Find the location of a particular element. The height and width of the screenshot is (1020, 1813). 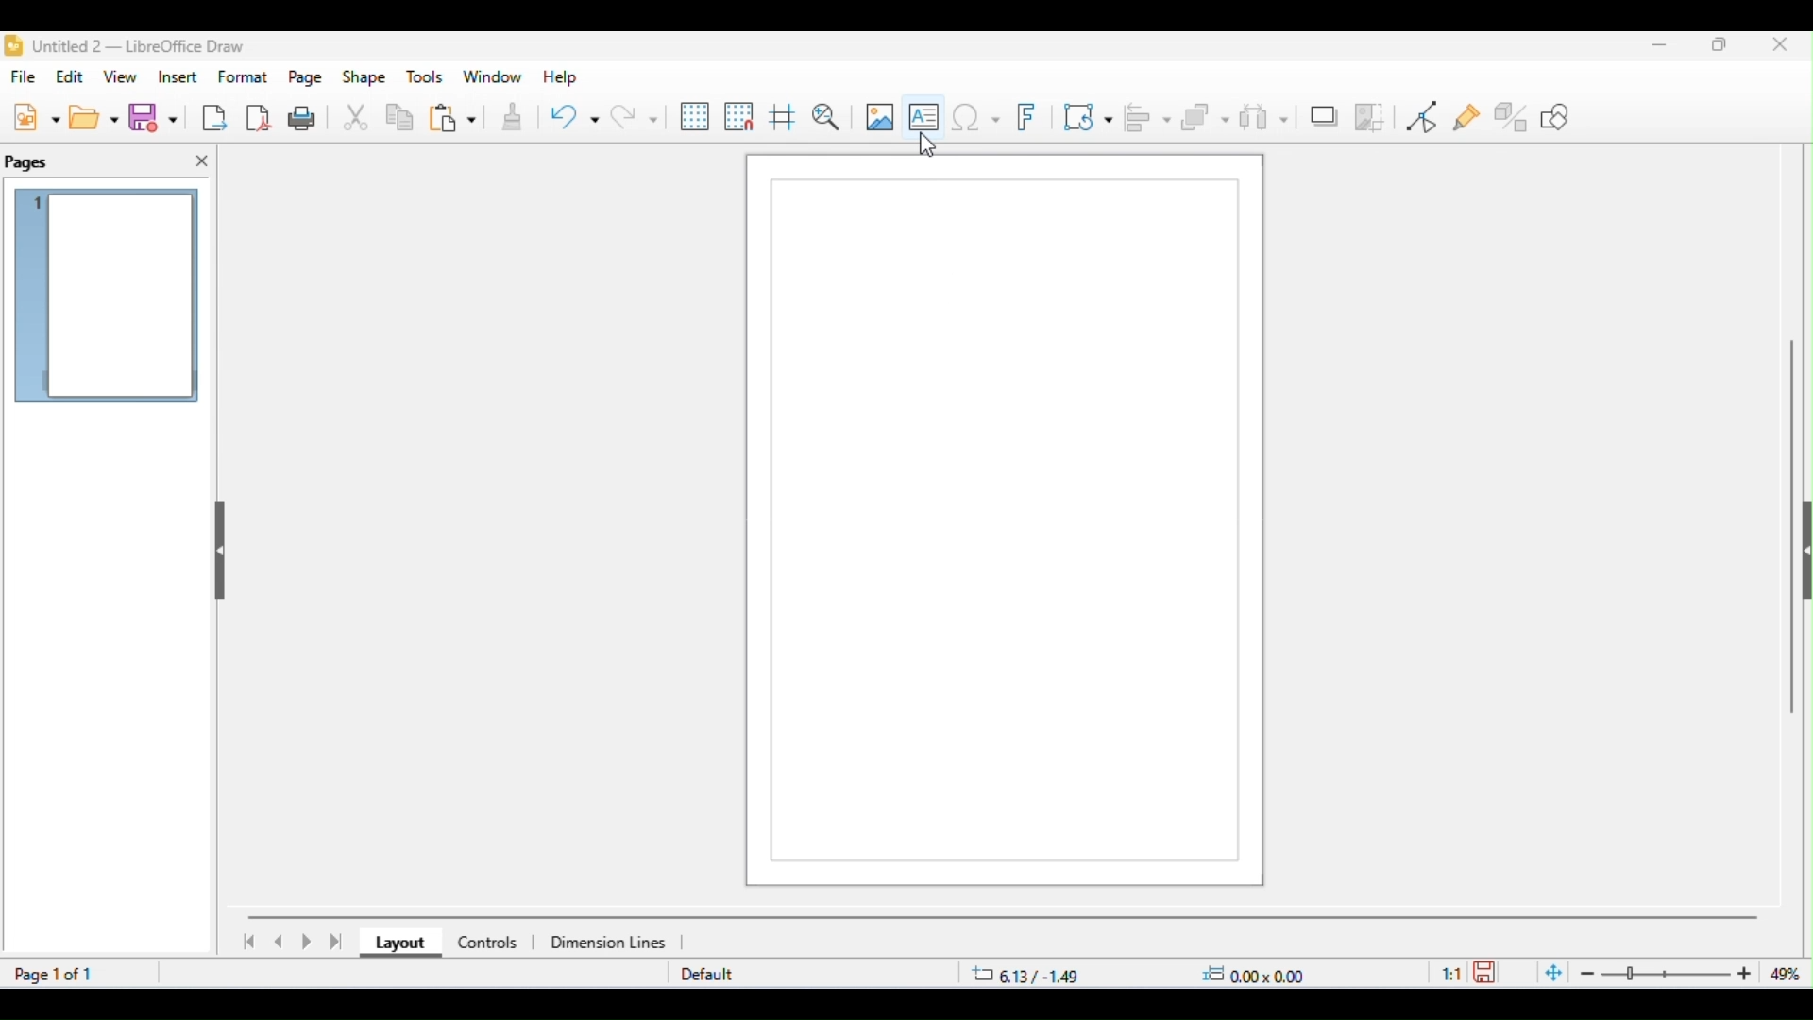

maximize is located at coordinates (1720, 47).